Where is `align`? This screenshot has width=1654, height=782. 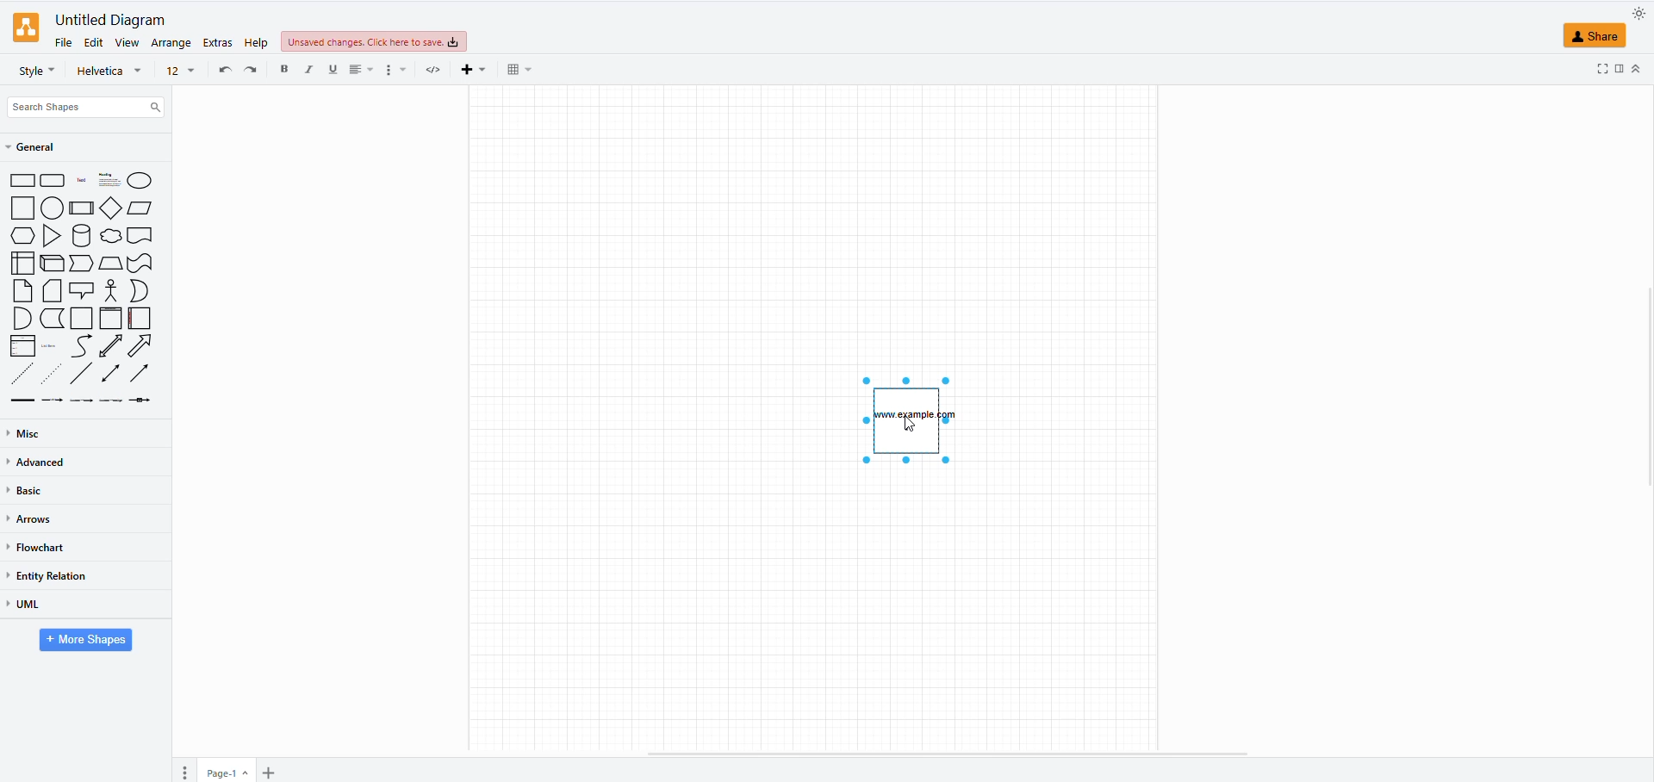 align is located at coordinates (361, 70).